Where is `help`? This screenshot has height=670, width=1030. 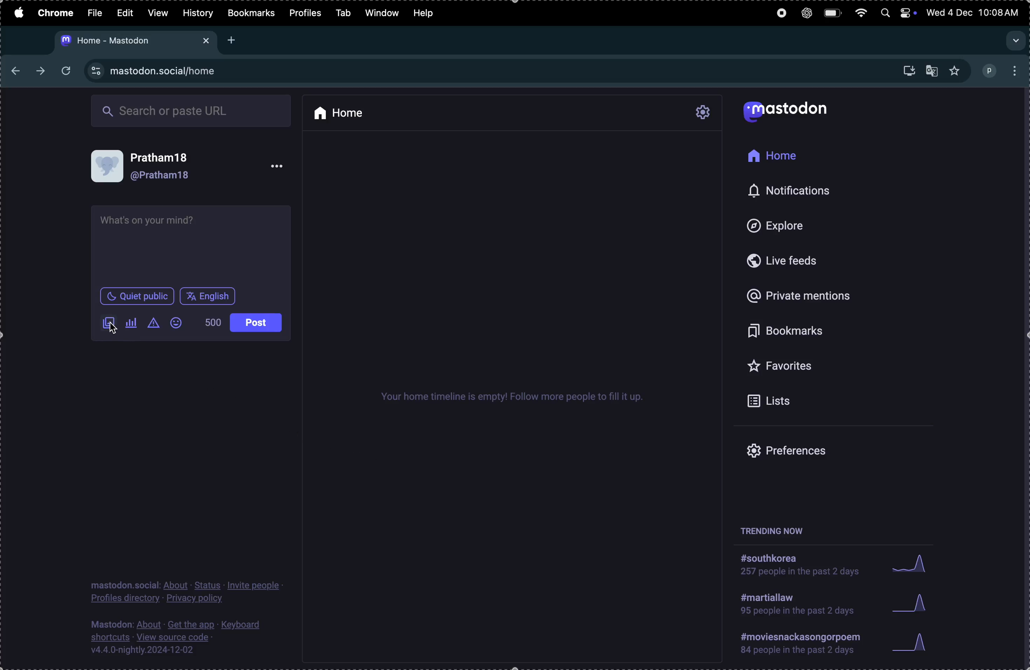 help is located at coordinates (428, 11).